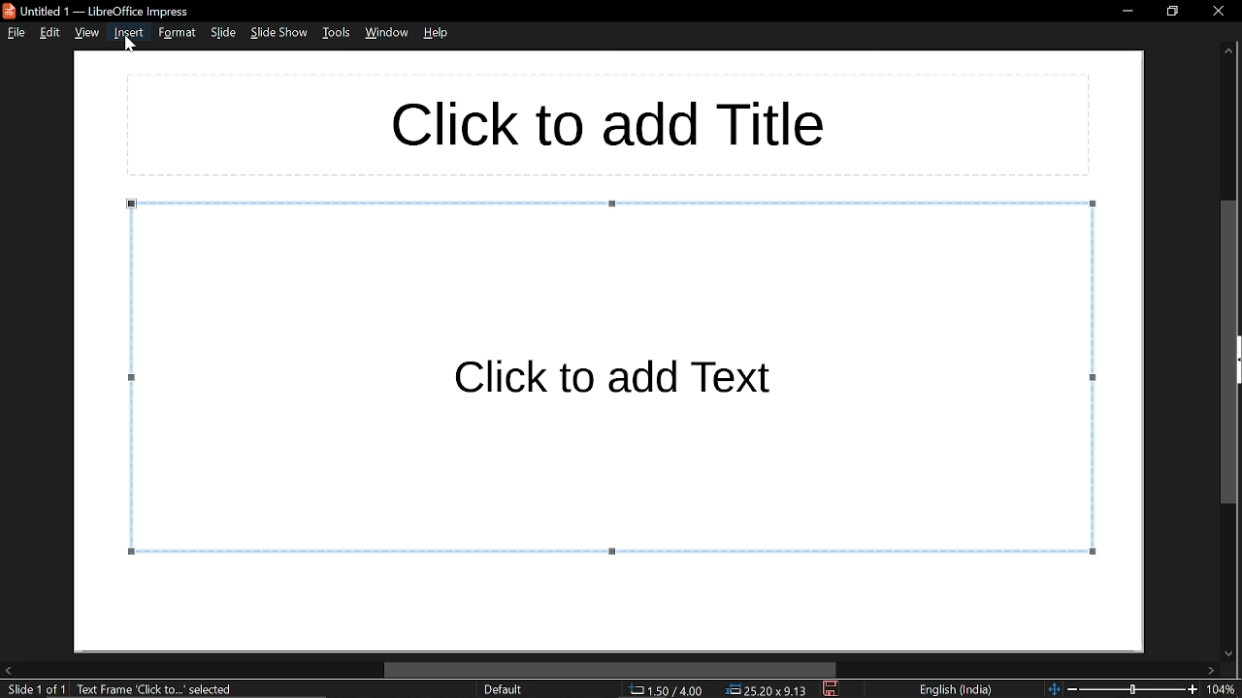 The height and width of the screenshot is (698, 1242). What do you see at coordinates (130, 49) in the screenshot?
I see `cursor` at bounding box center [130, 49].